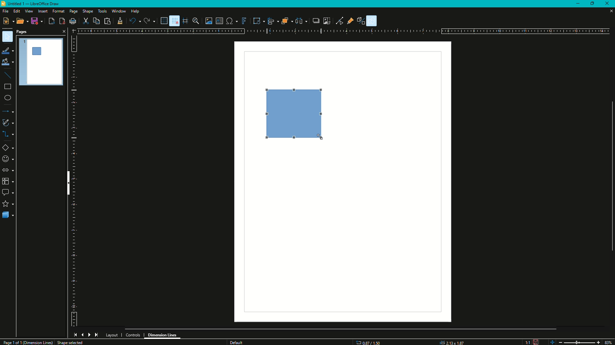  I want to click on Print, so click(73, 22).